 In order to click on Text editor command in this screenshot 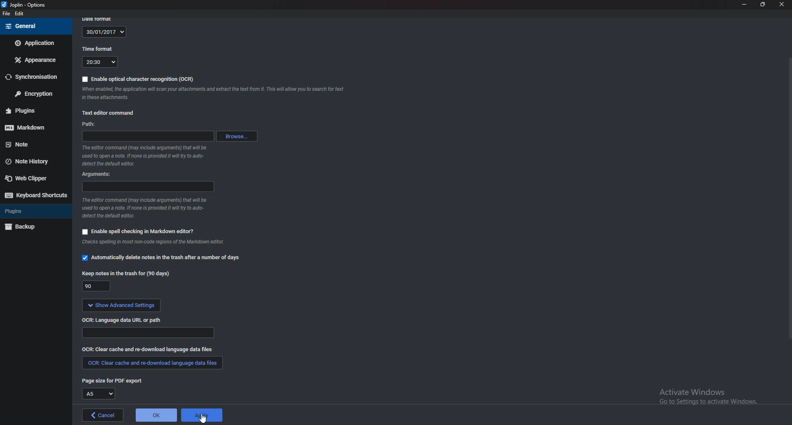, I will do `click(109, 113)`.